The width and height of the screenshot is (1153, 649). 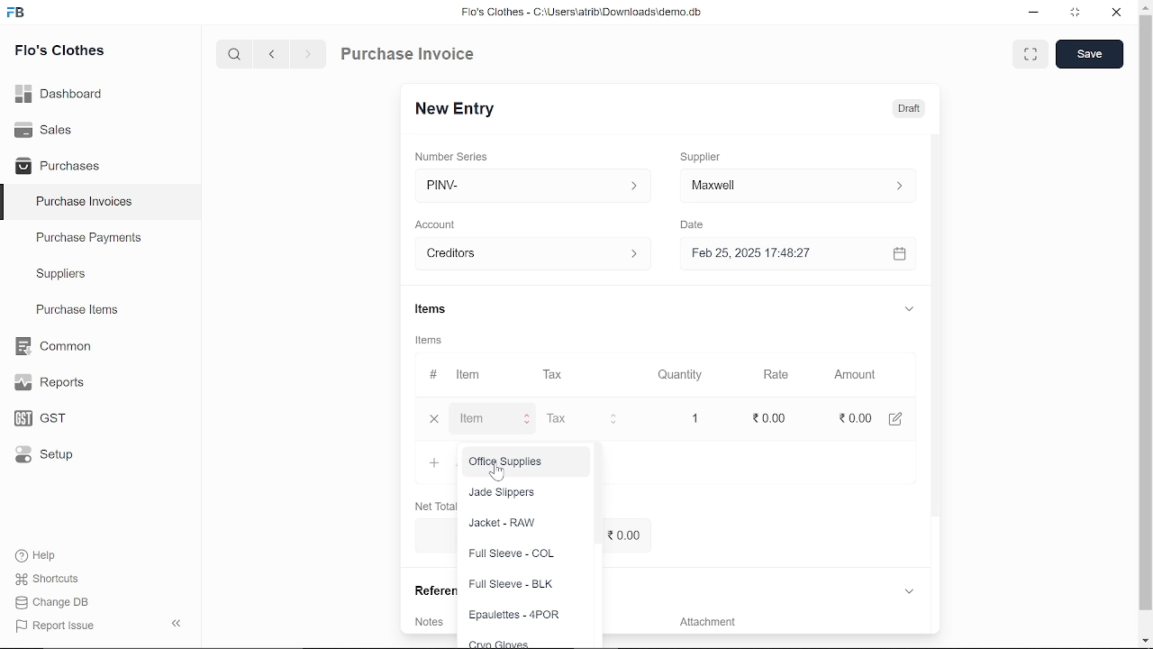 I want to click on restore down, so click(x=1075, y=13).